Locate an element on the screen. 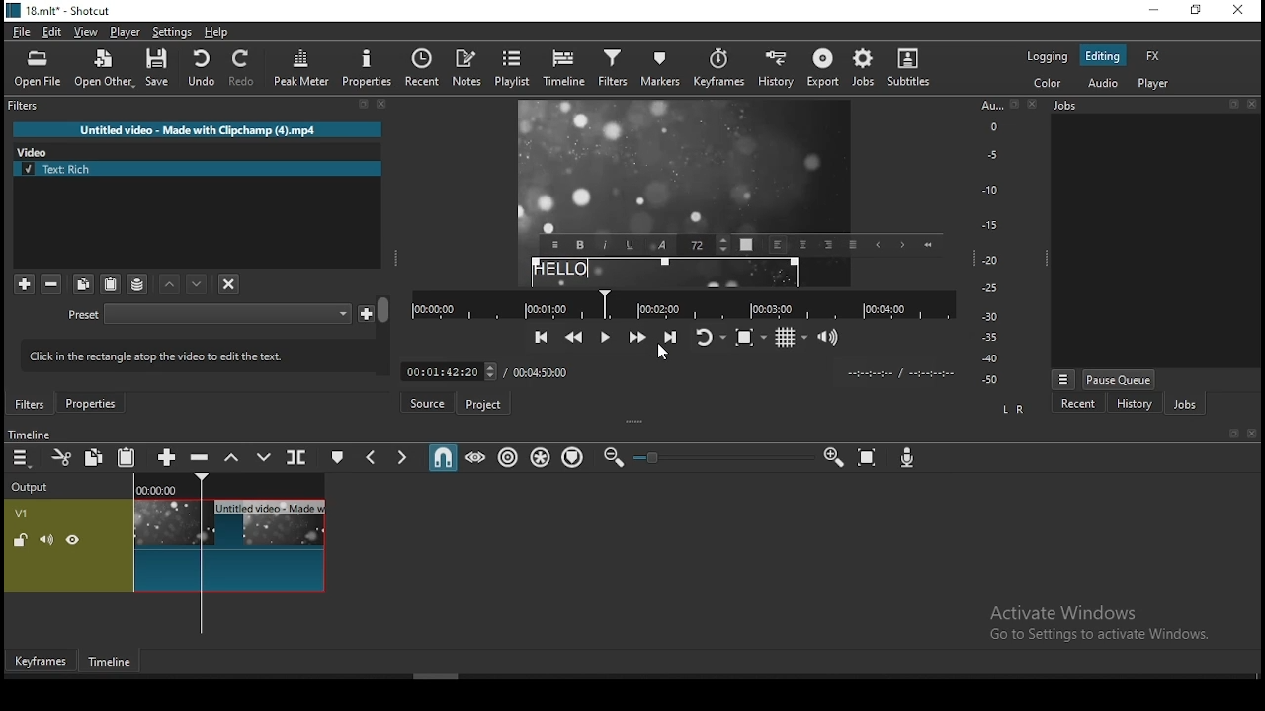 Image resolution: width=1265 pixels, height=711 pixels. Close is located at coordinates (1251, 434).